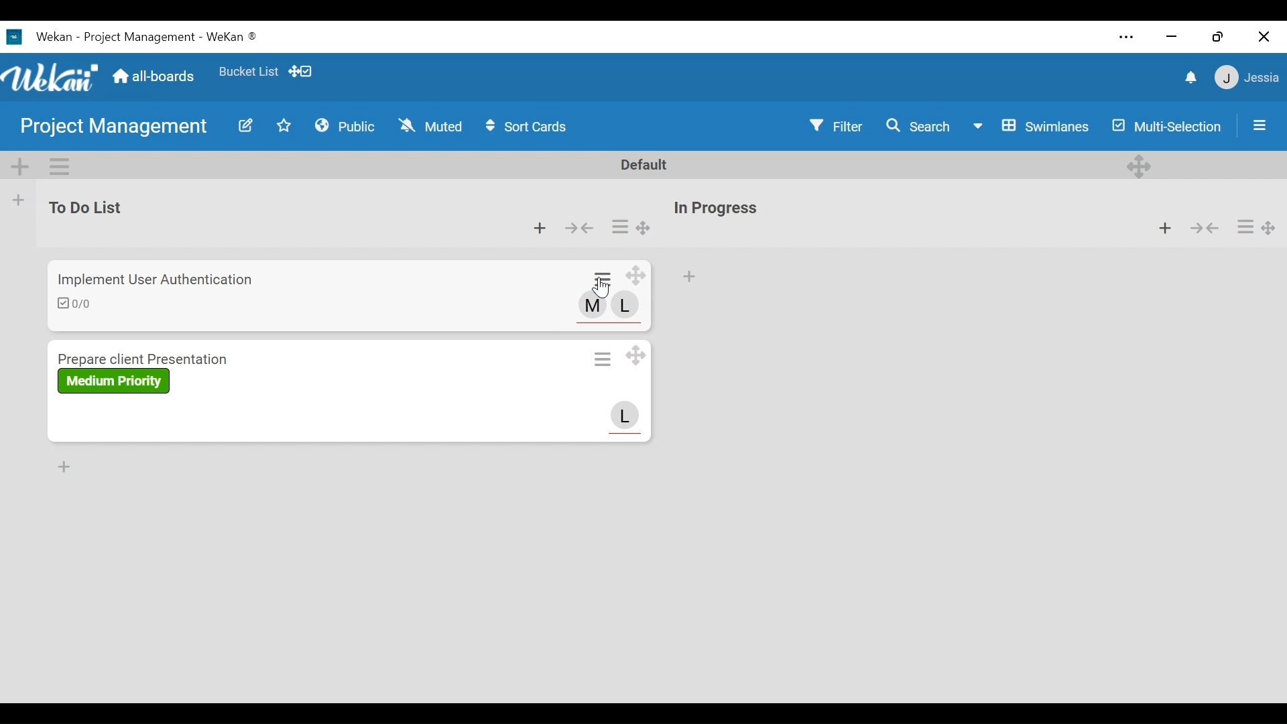 This screenshot has height=724, width=1287. What do you see at coordinates (1142, 165) in the screenshot?
I see `Desktop drag handles` at bounding box center [1142, 165].